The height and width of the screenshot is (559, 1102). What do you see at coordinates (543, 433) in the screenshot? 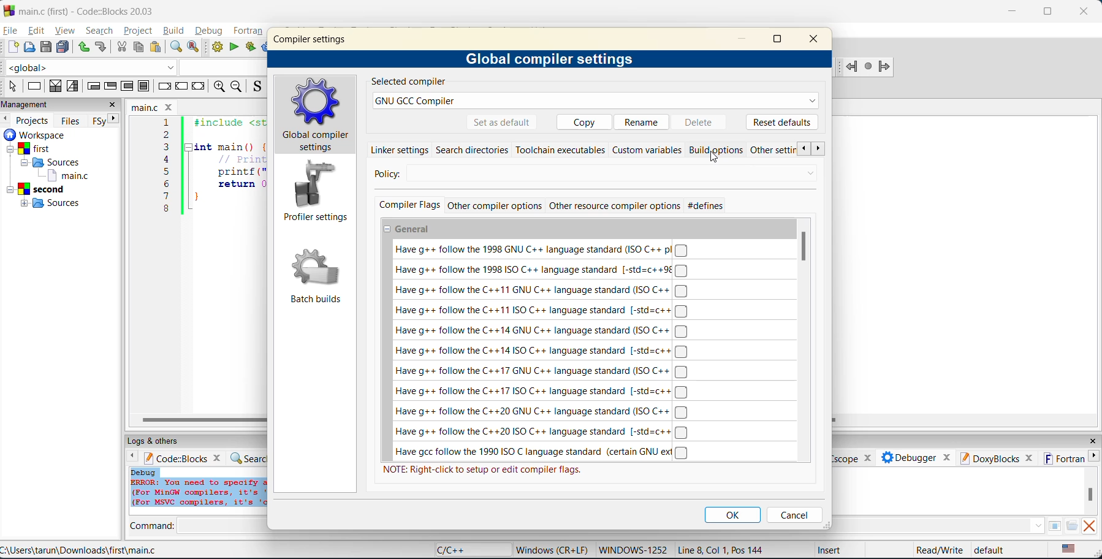
I see `Have g++ follow the C++20 ISO C++ language standard [-std=c++` at bounding box center [543, 433].